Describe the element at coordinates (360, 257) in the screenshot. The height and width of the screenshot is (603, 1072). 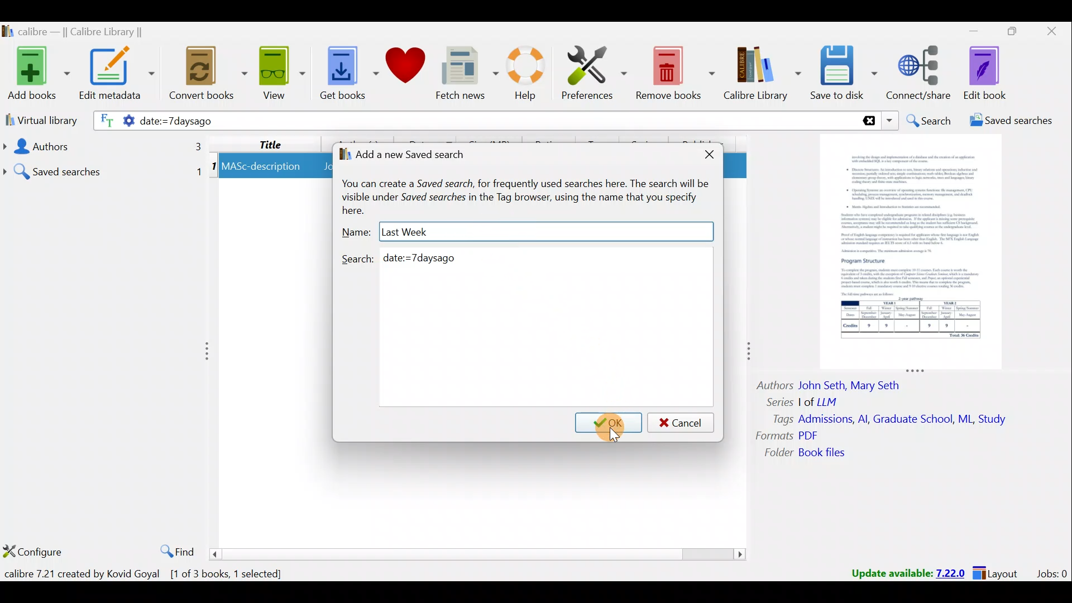
I see `Search` at that location.